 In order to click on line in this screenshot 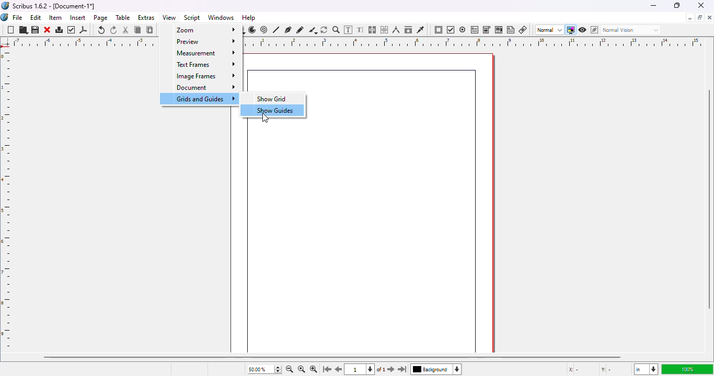, I will do `click(277, 30)`.